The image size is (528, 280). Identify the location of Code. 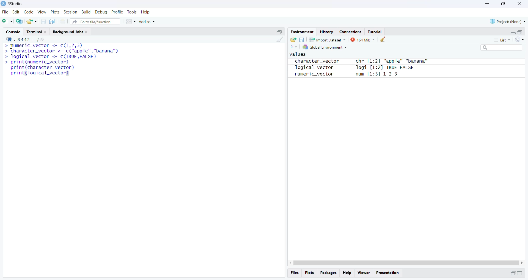
(28, 12).